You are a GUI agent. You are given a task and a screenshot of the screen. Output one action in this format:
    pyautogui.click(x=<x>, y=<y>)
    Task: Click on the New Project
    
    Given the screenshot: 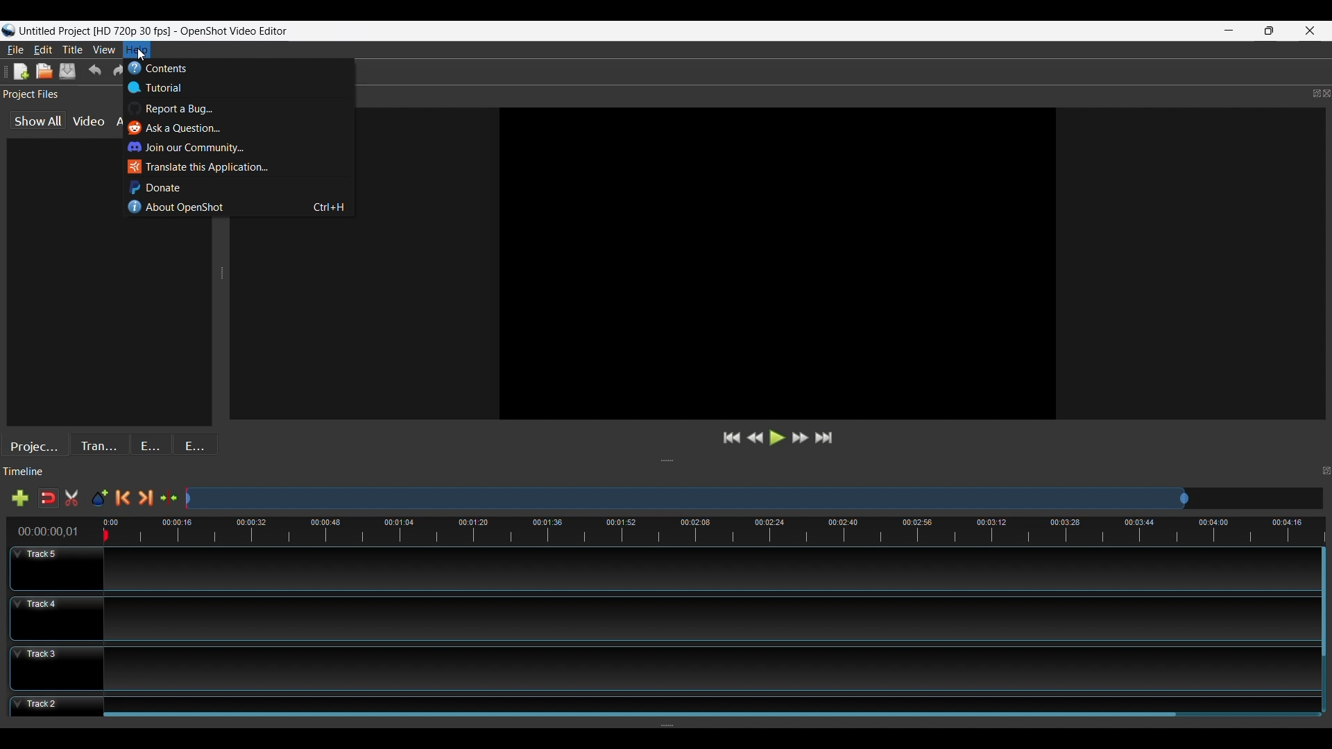 What is the action you would take?
    pyautogui.click(x=18, y=71)
    